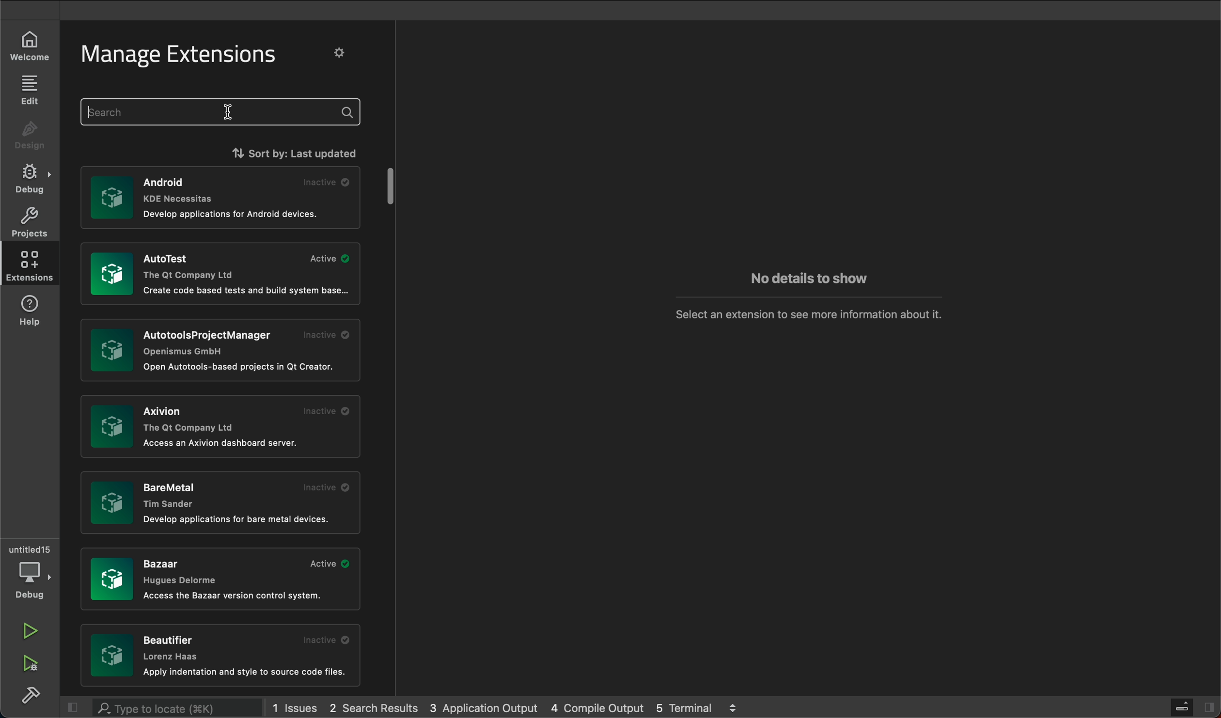 This screenshot has height=718, width=1221. Describe the element at coordinates (30, 696) in the screenshot. I see `build` at that location.